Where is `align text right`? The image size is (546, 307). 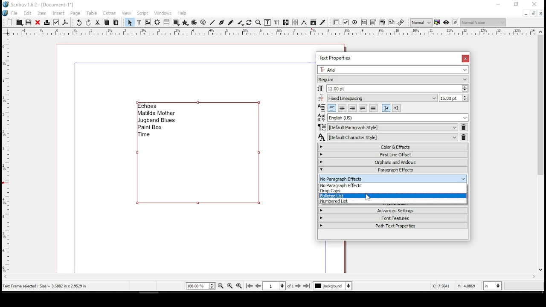 align text right is located at coordinates (352, 108).